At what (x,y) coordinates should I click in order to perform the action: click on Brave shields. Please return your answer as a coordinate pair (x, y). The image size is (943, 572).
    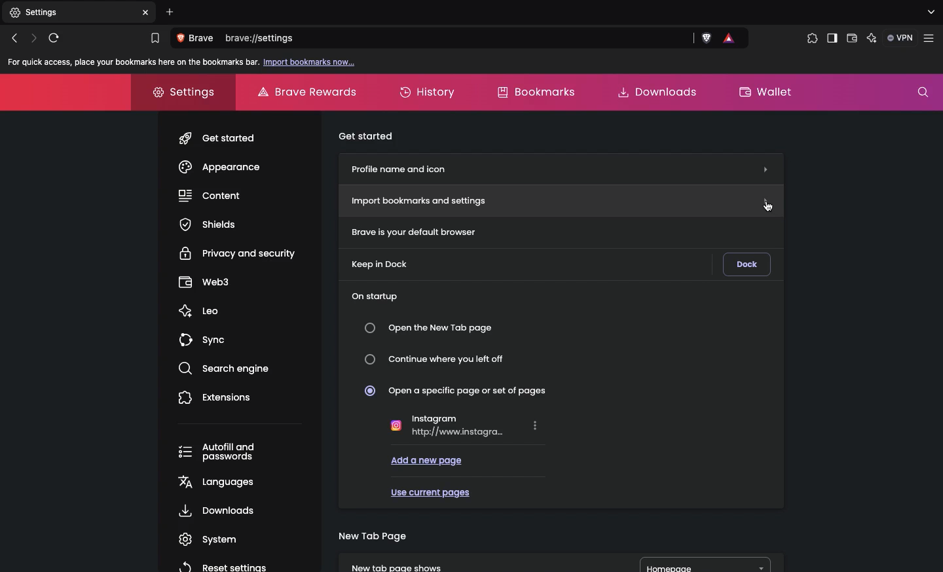
    Looking at the image, I should click on (707, 39).